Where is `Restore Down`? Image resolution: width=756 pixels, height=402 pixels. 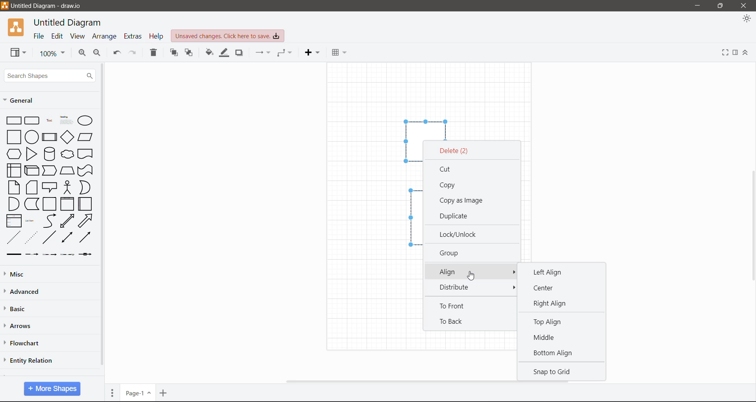
Restore Down is located at coordinates (721, 6).